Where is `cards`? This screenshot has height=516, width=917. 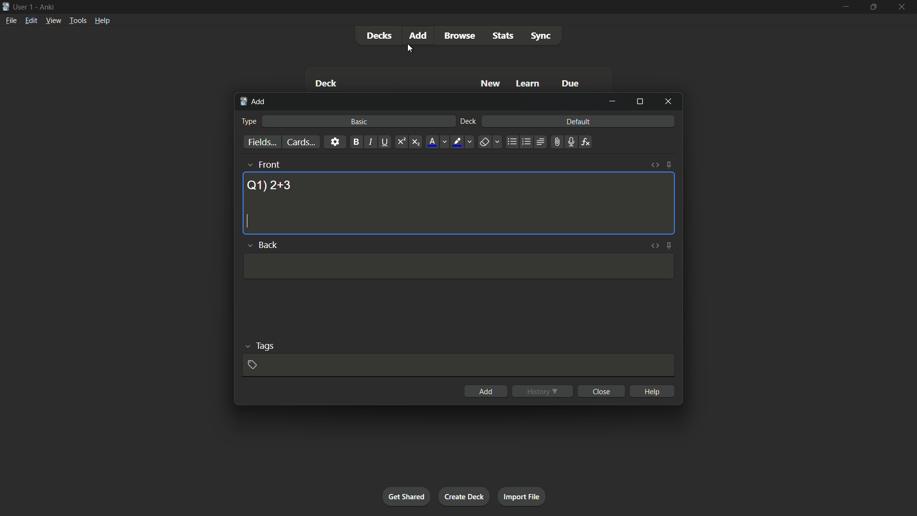
cards is located at coordinates (300, 142).